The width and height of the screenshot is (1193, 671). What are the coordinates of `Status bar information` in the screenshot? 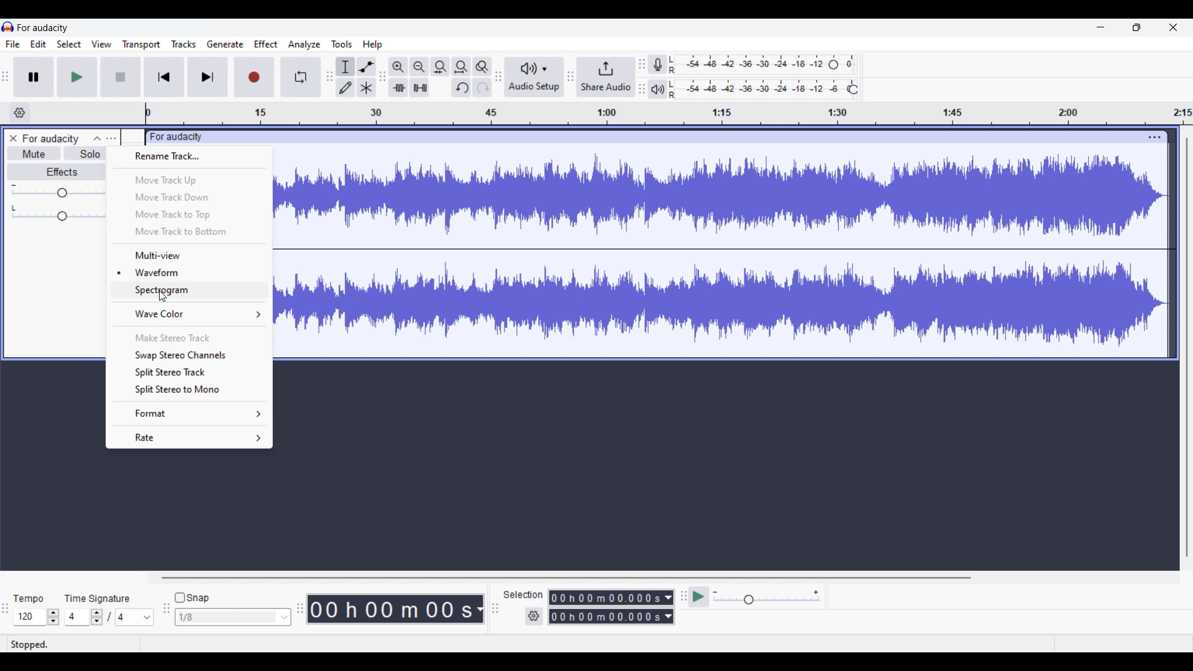 It's located at (184, 644).